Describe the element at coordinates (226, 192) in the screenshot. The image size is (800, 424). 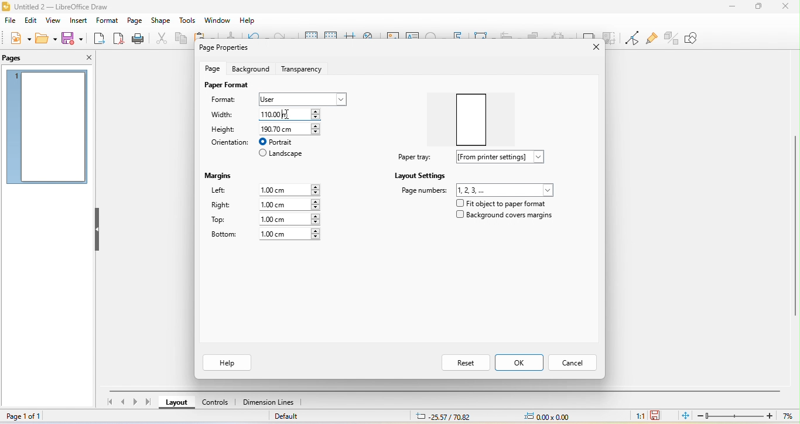
I see `lefr` at that location.